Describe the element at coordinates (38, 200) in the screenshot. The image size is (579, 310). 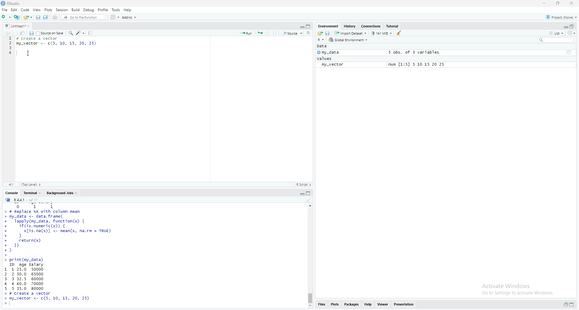
I see `view the current working directory` at that location.